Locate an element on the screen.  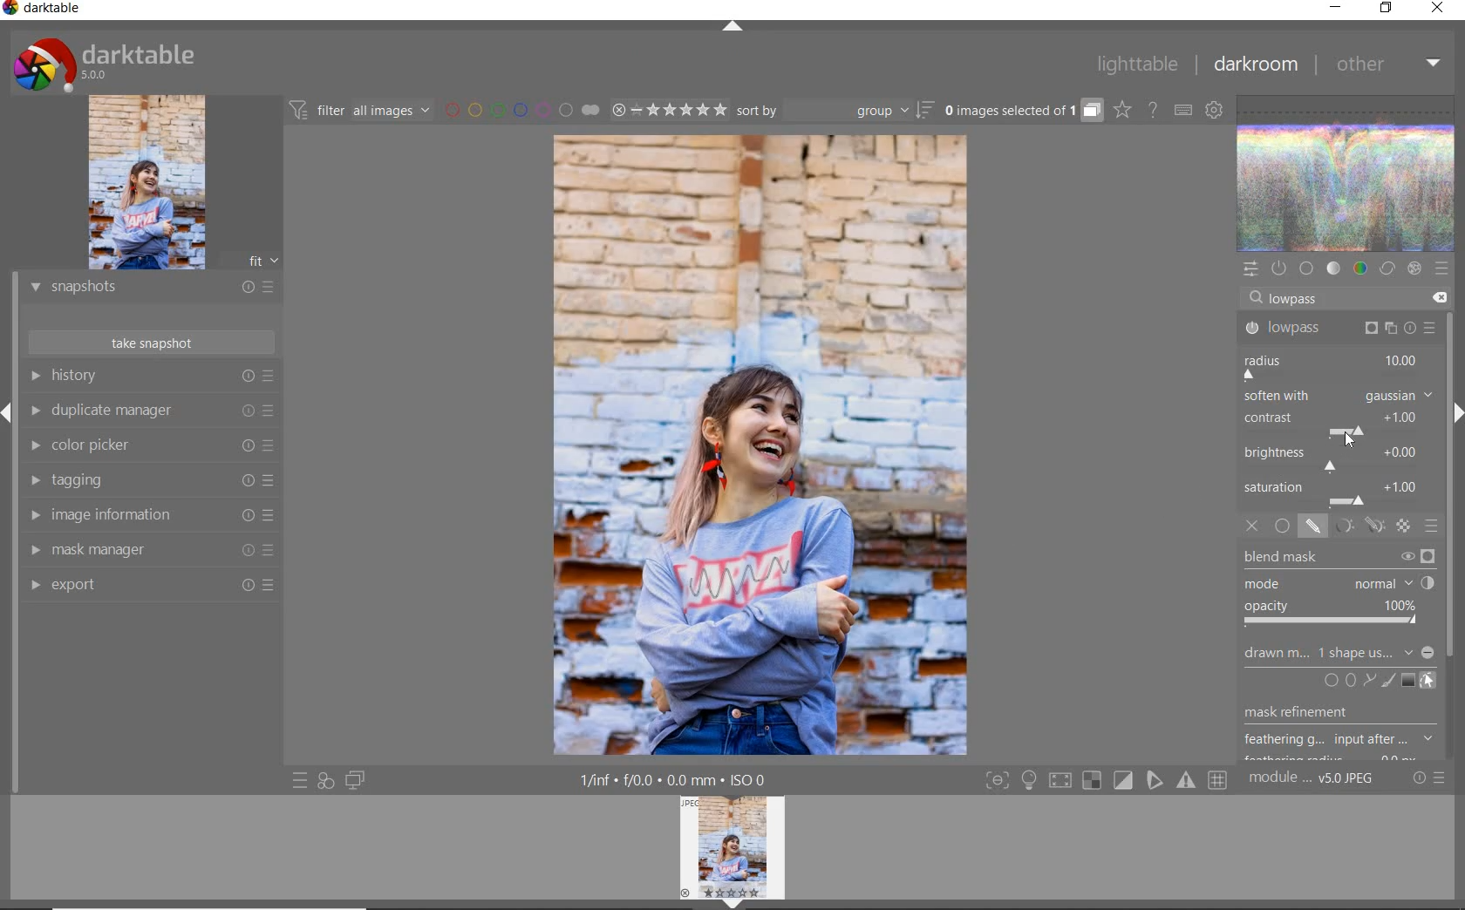
add brush is located at coordinates (1387, 681).